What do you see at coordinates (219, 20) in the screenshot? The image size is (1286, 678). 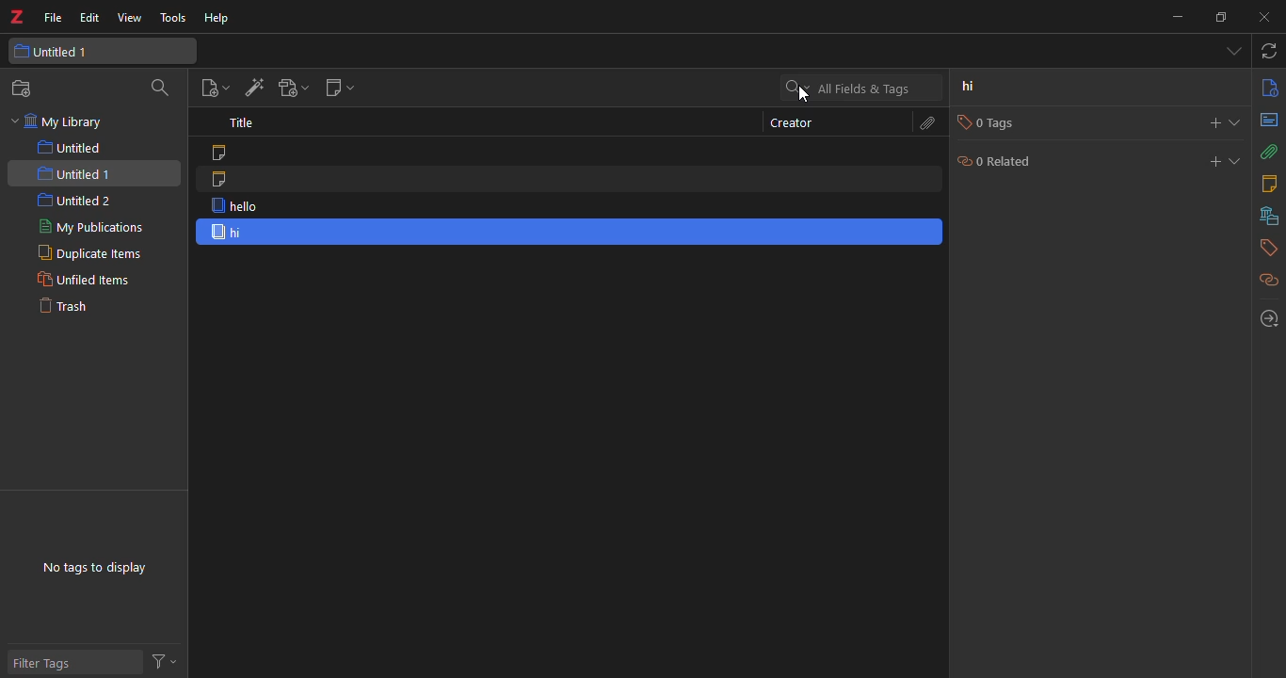 I see `help` at bounding box center [219, 20].